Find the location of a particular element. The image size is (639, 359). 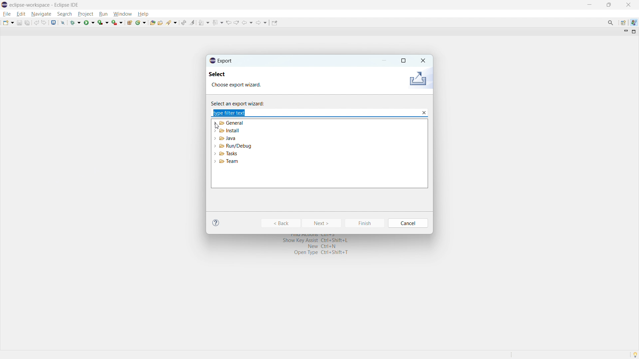

cancel is located at coordinates (409, 223).